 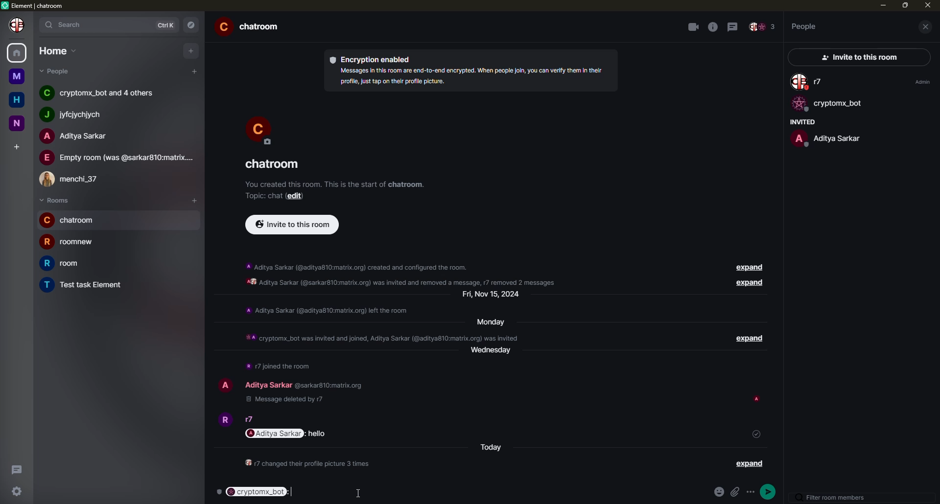 What do you see at coordinates (734, 26) in the screenshot?
I see `threads` at bounding box center [734, 26].